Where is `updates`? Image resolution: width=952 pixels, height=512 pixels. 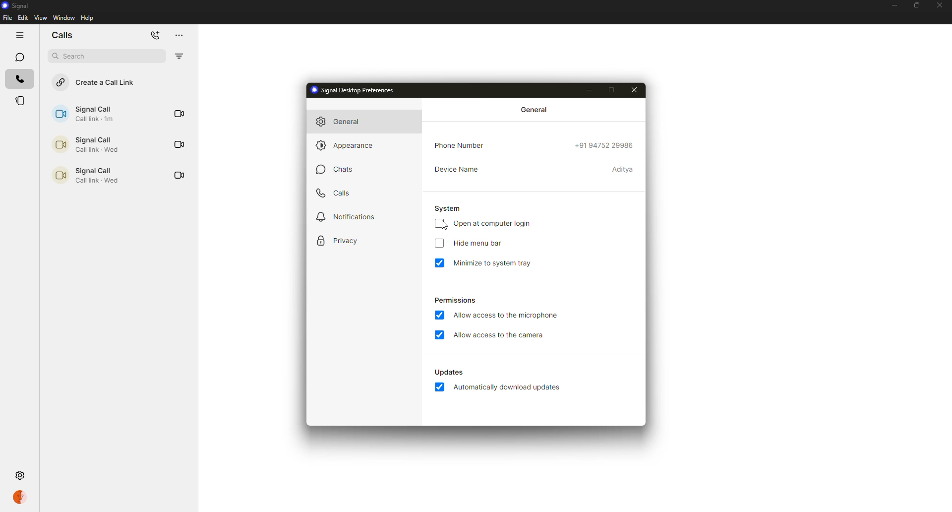
updates is located at coordinates (451, 372).